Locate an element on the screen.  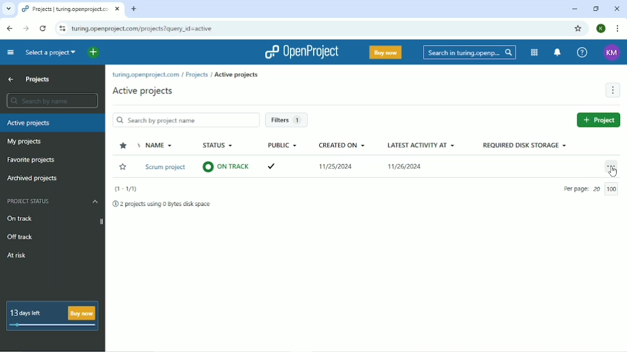
Sort by favorite is located at coordinates (124, 146).